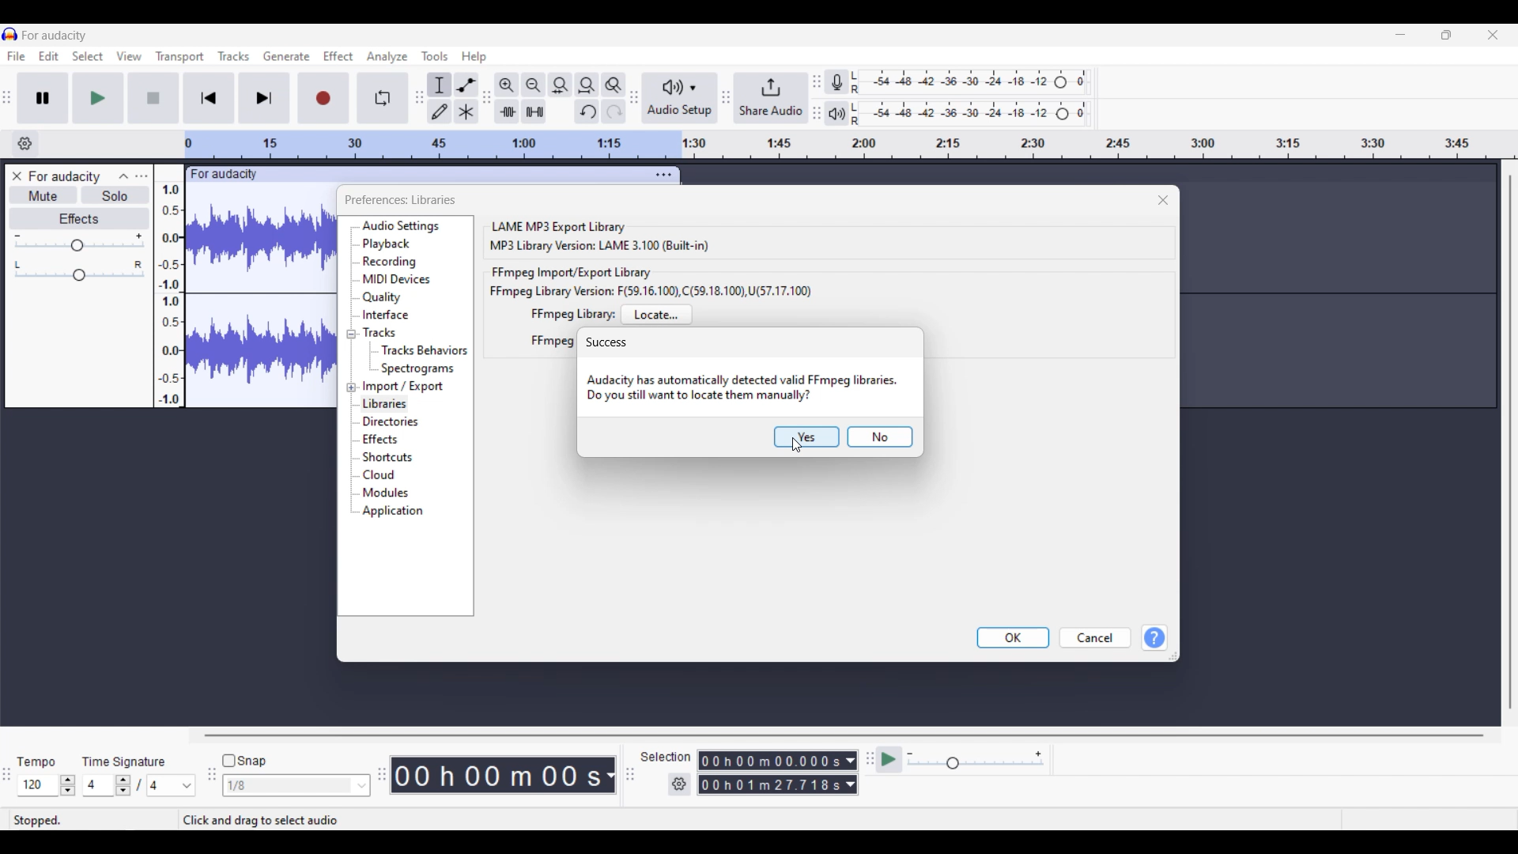 This screenshot has width=1518, height=854. I want to click on Recording level, so click(969, 82).